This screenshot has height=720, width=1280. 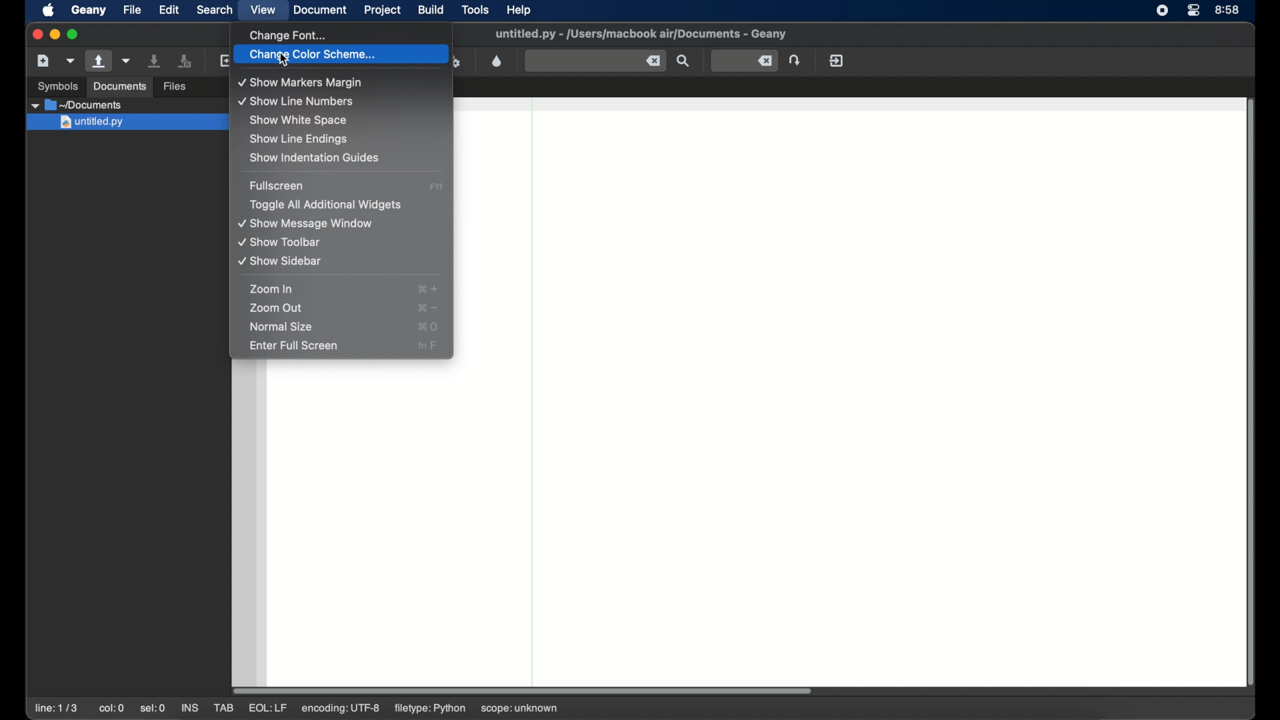 I want to click on open current file, so click(x=127, y=61).